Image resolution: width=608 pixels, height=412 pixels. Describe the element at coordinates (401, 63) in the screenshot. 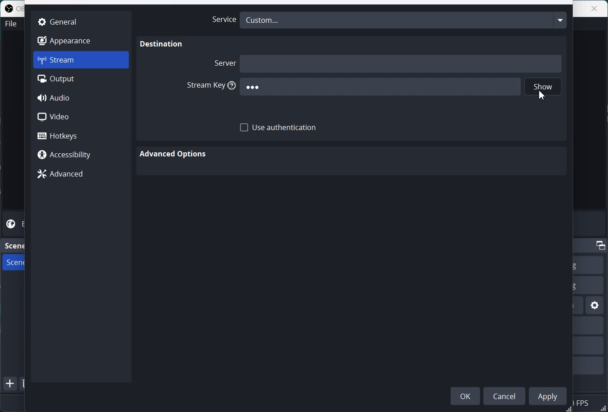

I see `Server name` at that location.